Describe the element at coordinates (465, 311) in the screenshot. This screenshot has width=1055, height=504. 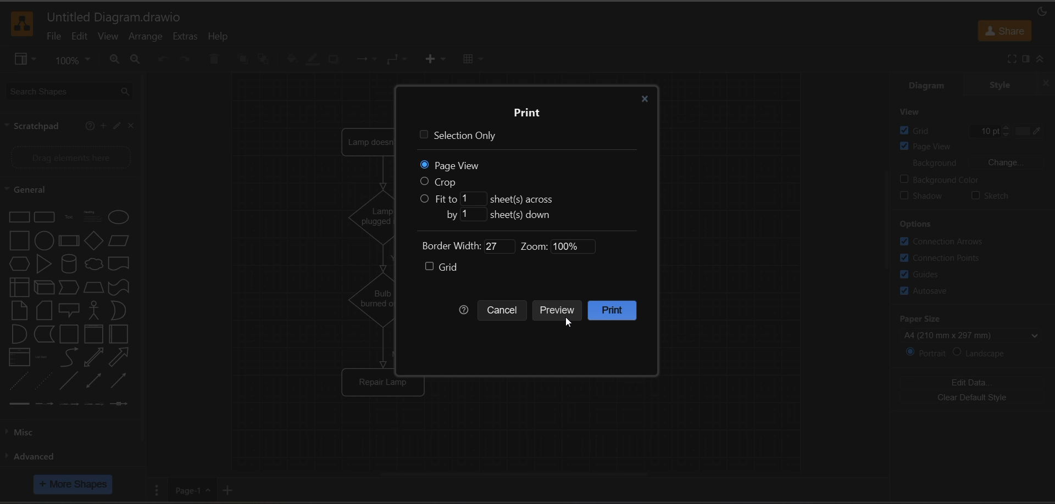
I see `help` at that location.